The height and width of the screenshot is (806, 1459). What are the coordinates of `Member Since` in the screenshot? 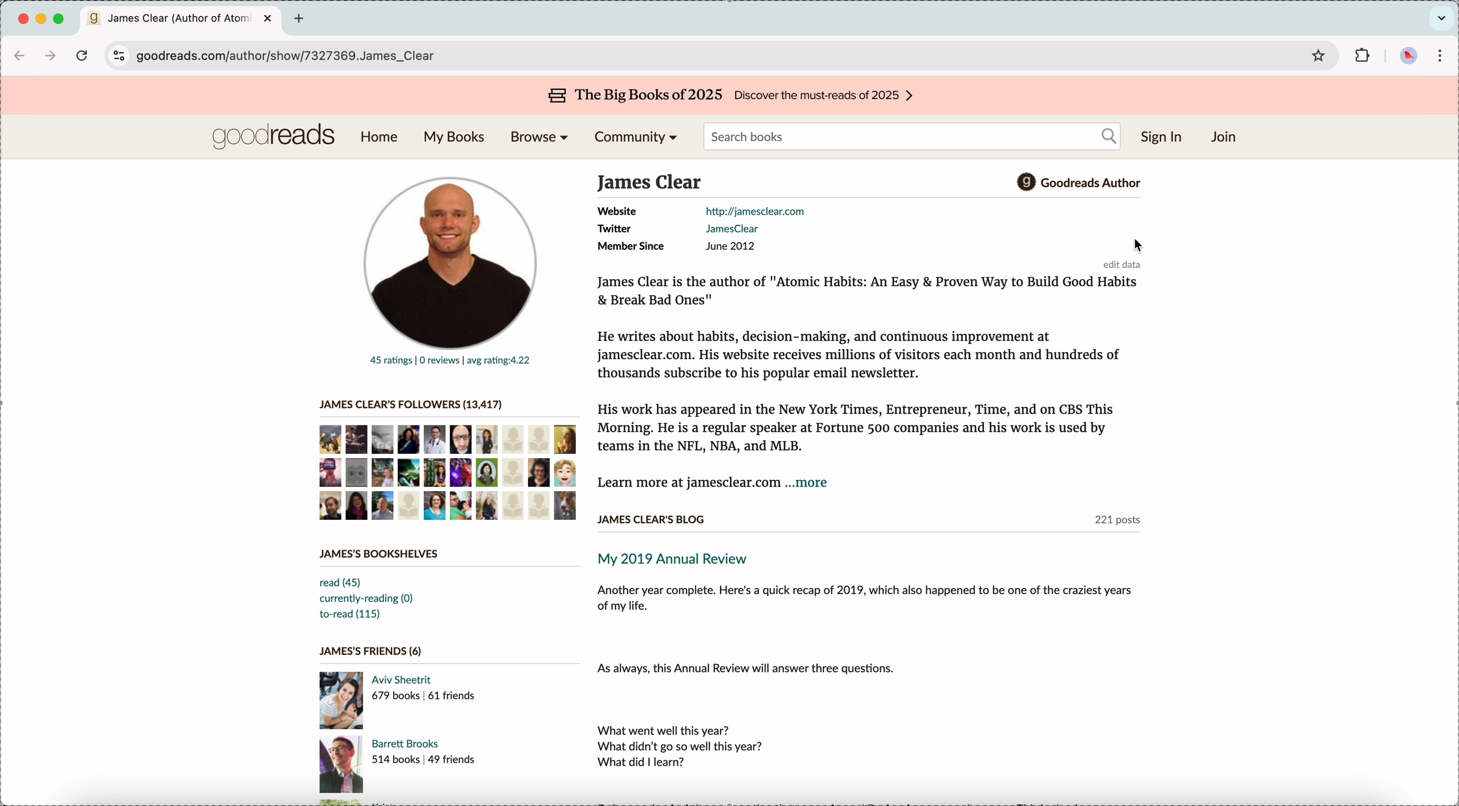 It's located at (630, 247).